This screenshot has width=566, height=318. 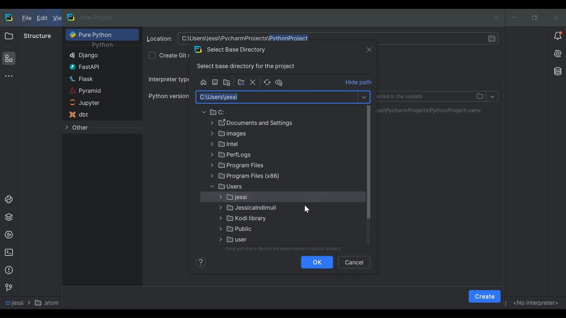 What do you see at coordinates (259, 229) in the screenshot?
I see `submenu Folder Path` at bounding box center [259, 229].